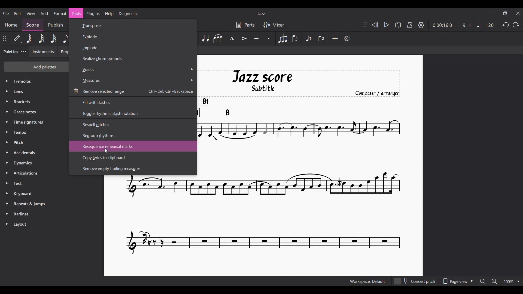  Describe the element at coordinates (347, 38) in the screenshot. I see `Customization settings` at that location.